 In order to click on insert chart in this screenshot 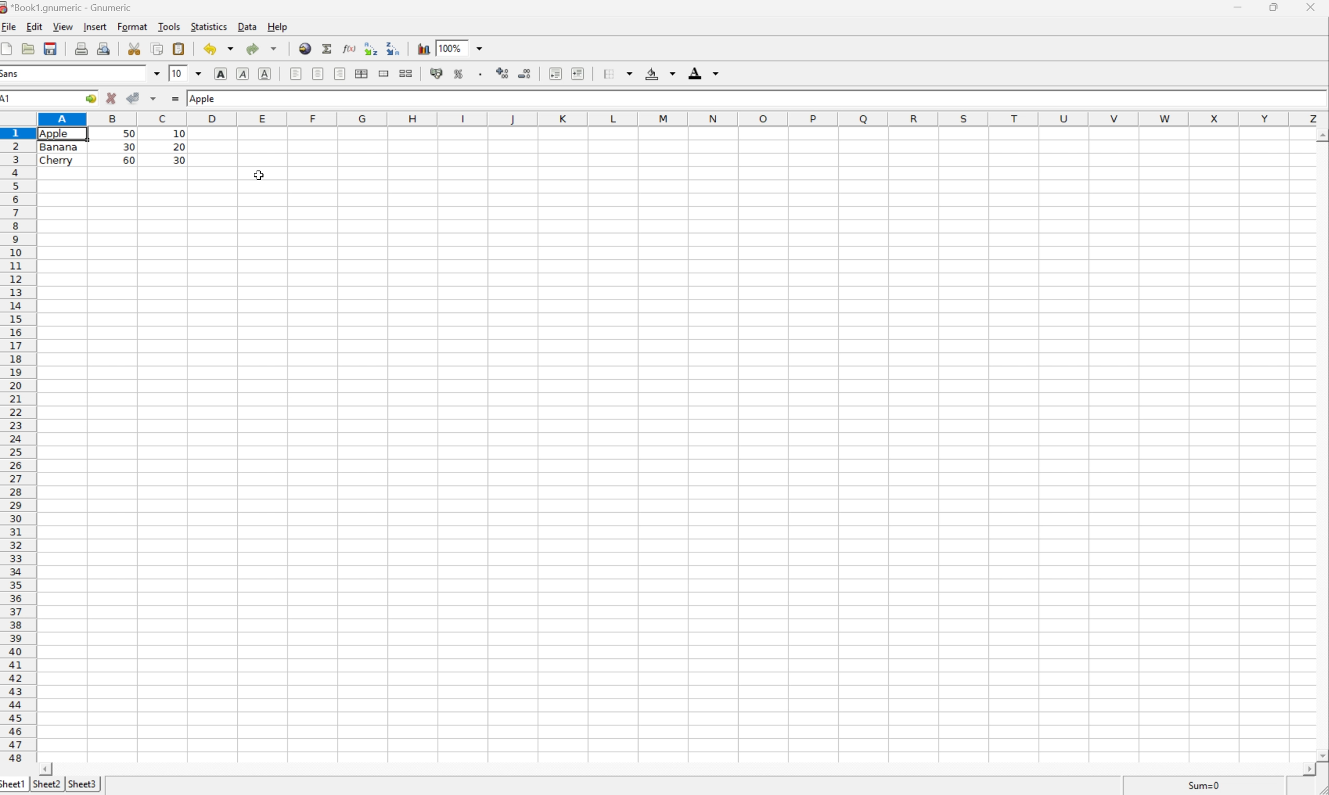, I will do `click(425, 48)`.